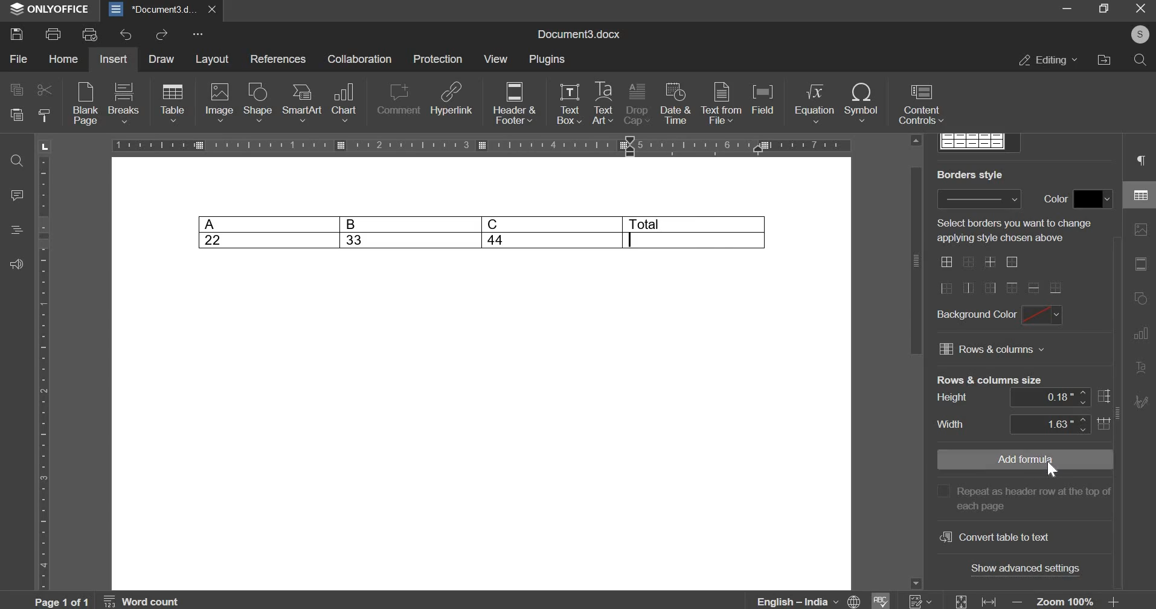 This screenshot has height=609, width=1156. What do you see at coordinates (1066, 10) in the screenshot?
I see `minimize` at bounding box center [1066, 10].